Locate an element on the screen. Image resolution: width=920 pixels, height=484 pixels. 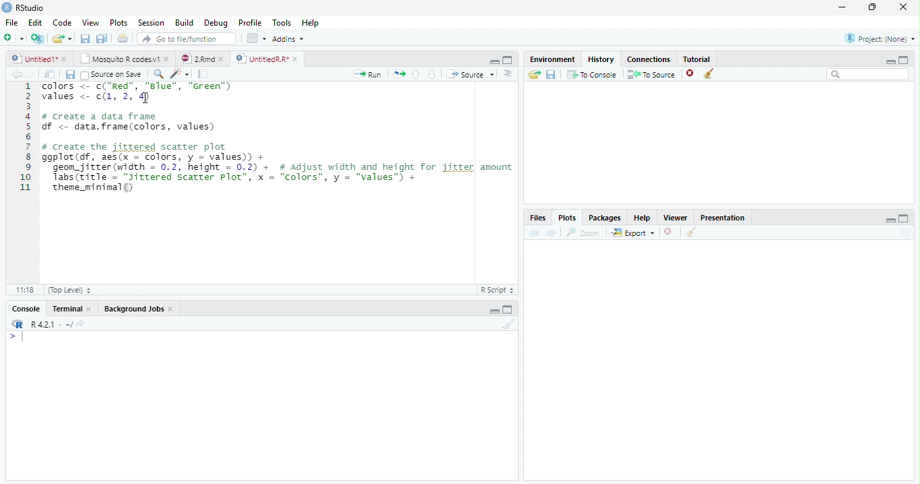
History is located at coordinates (601, 59).